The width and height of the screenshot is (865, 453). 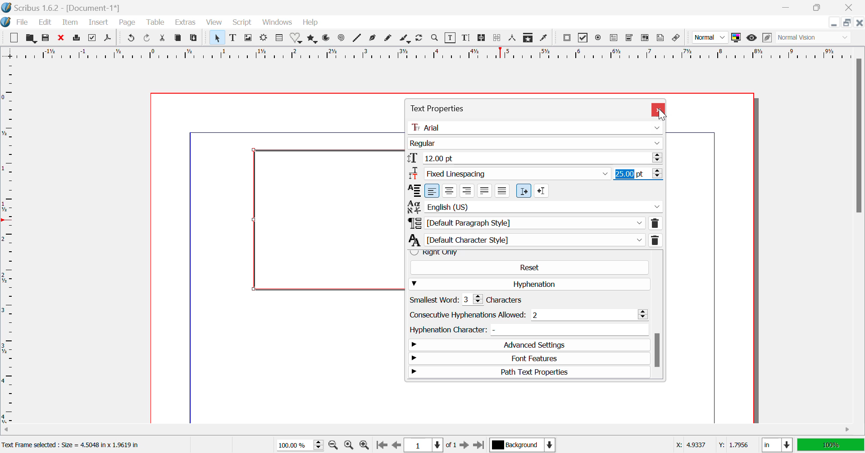 I want to click on Path Text Properties, so click(x=530, y=372).